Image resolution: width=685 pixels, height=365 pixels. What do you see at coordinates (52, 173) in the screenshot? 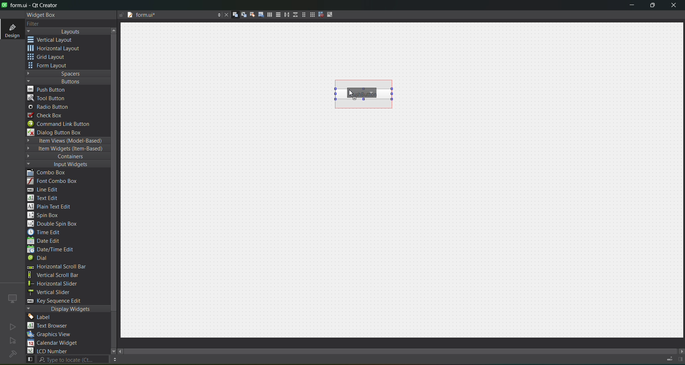
I see `combo box` at bounding box center [52, 173].